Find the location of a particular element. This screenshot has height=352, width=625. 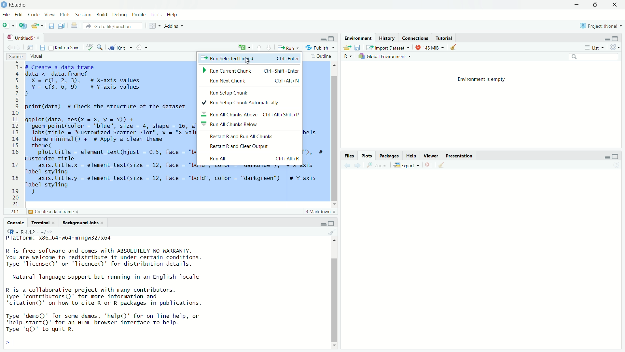

Copy File is located at coordinates (244, 48).